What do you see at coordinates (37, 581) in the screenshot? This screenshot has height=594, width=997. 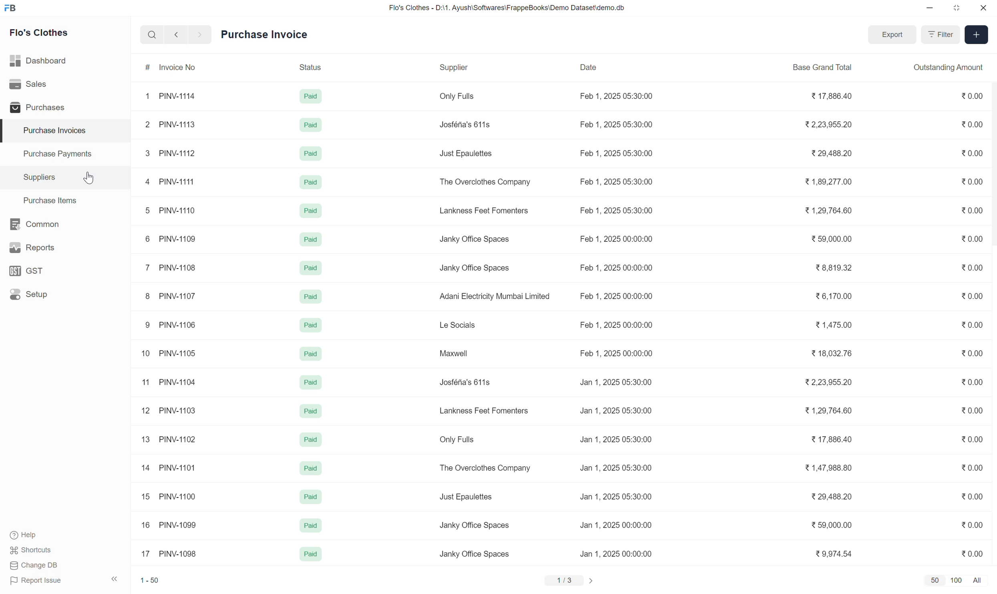 I see `Report Issue` at bounding box center [37, 581].